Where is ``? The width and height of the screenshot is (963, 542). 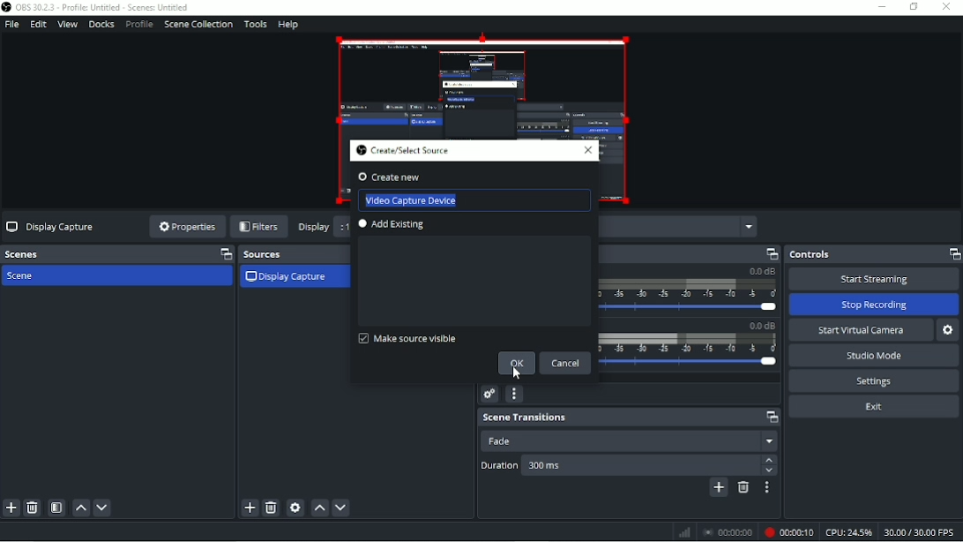
 is located at coordinates (639, 465).